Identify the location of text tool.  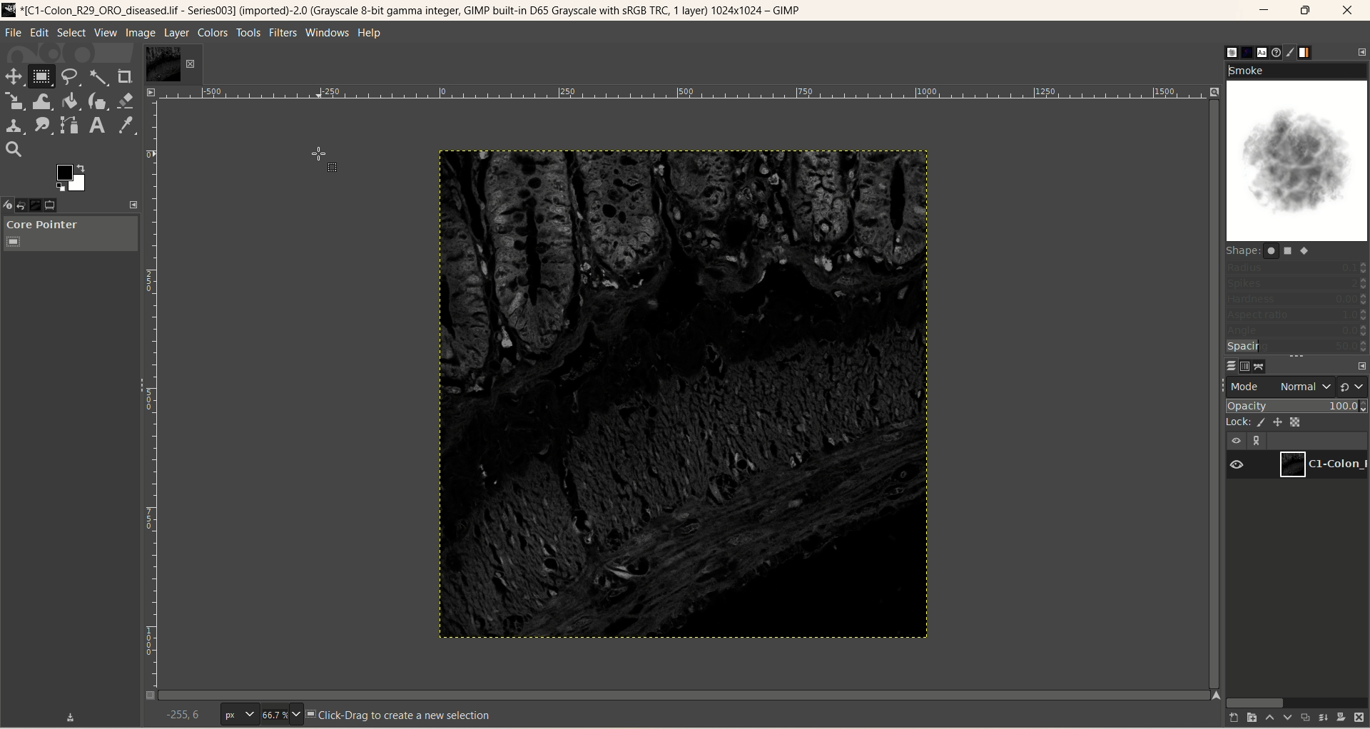
(97, 126).